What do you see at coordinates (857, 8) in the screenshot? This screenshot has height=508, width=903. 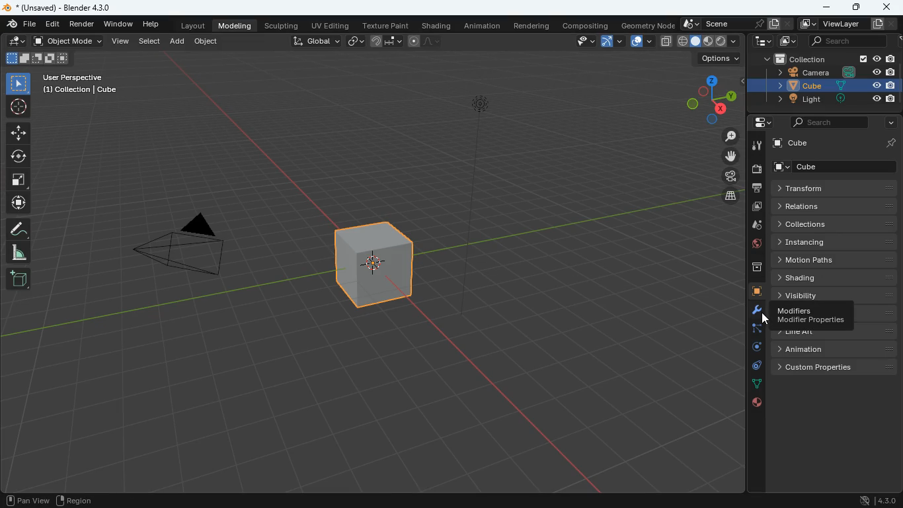 I see `maximize` at bounding box center [857, 8].